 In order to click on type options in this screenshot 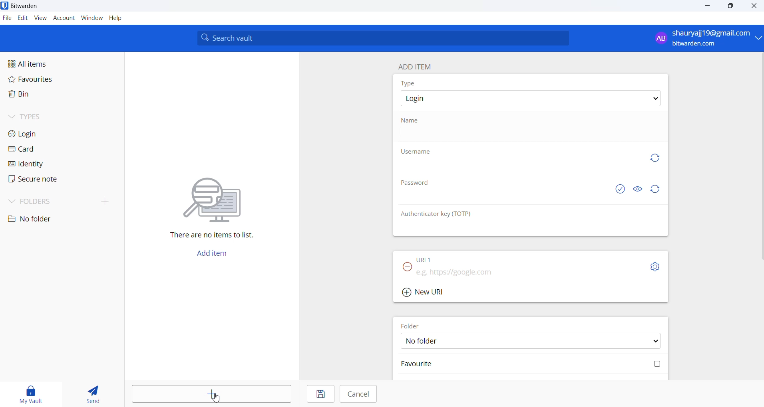, I will do `click(533, 99)`.